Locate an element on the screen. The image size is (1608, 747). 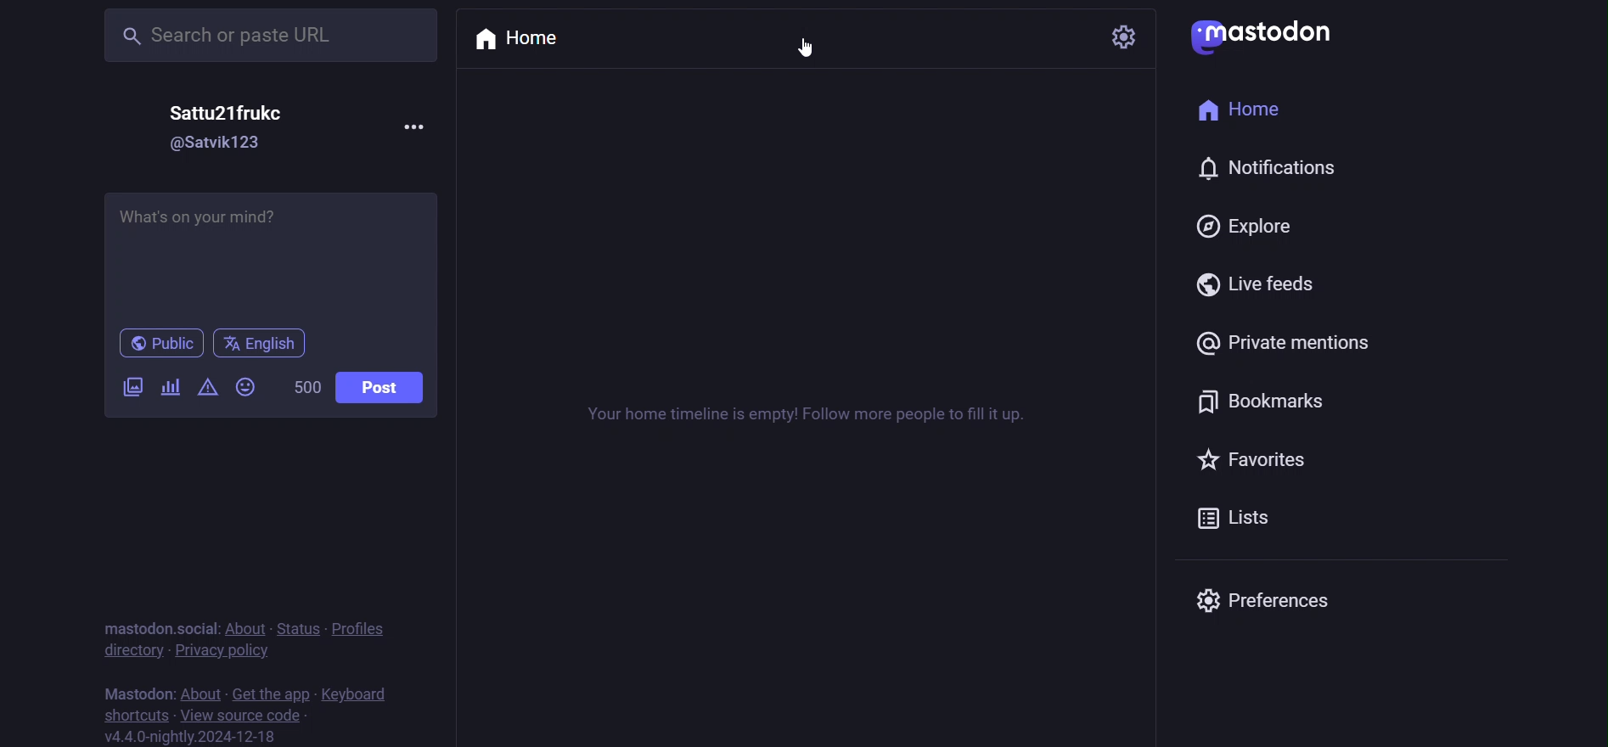
poll is located at coordinates (169, 389).